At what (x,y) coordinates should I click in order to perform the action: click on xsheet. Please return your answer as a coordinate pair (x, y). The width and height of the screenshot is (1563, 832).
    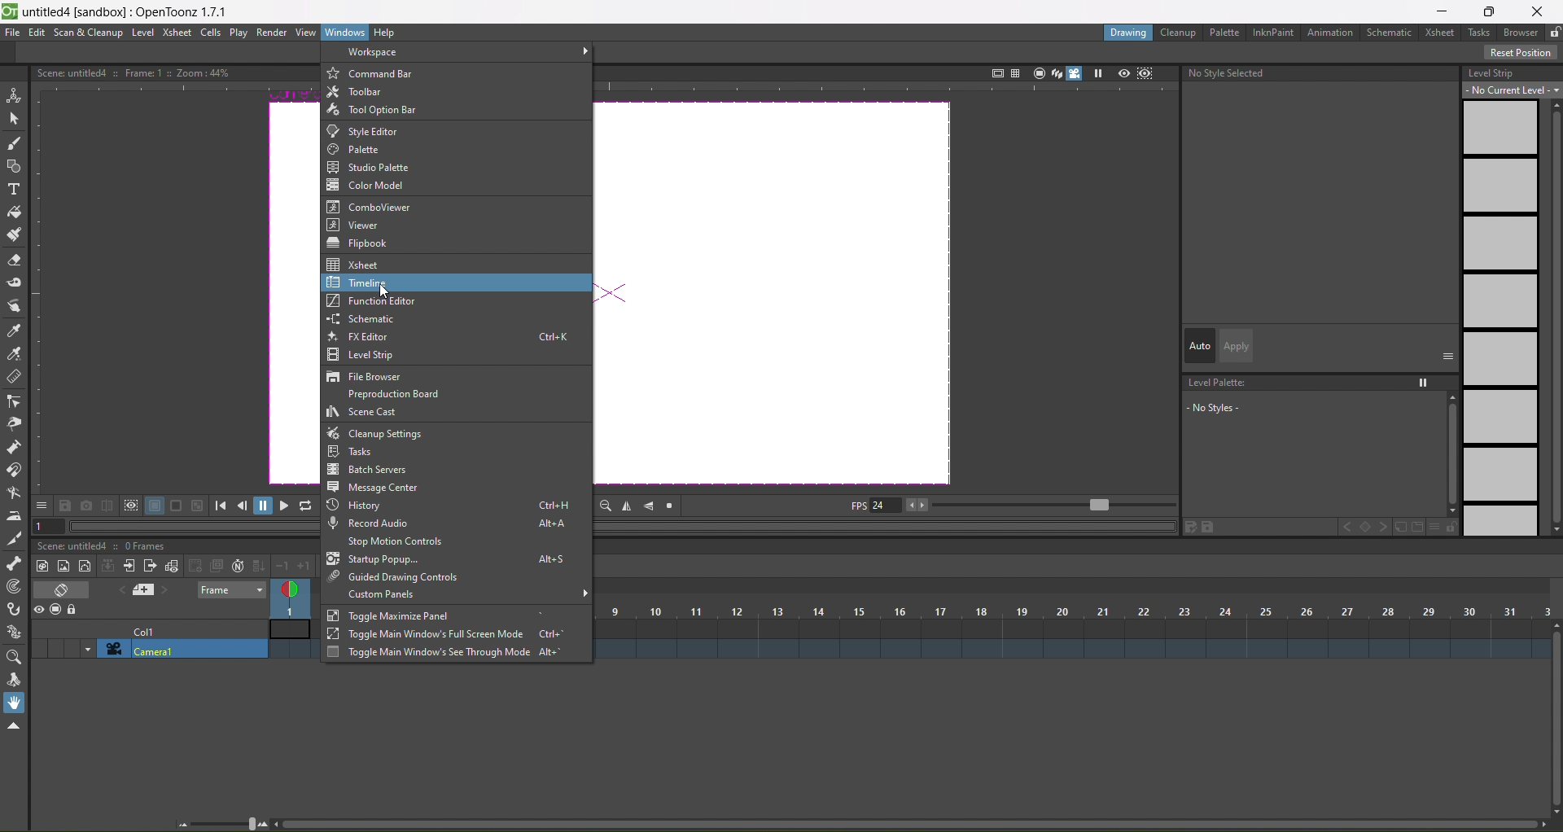
    Looking at the image, I should click on (1443, 33).